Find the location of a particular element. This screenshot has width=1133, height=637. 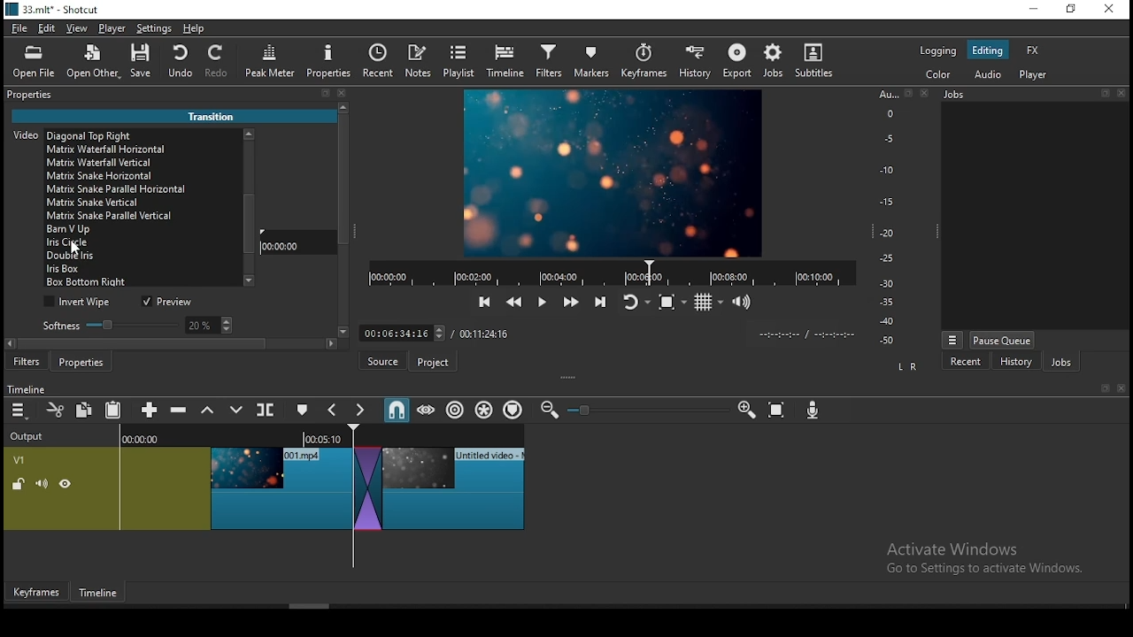

 is located at coordinates (815, 412).